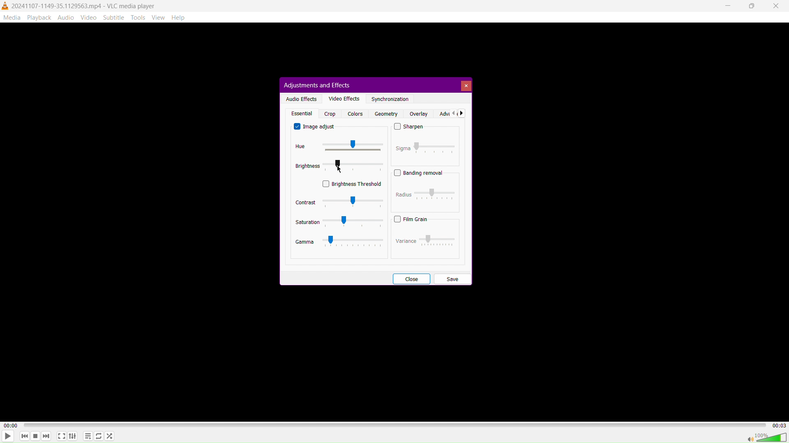  I want to click on Save, so click(452, 278).